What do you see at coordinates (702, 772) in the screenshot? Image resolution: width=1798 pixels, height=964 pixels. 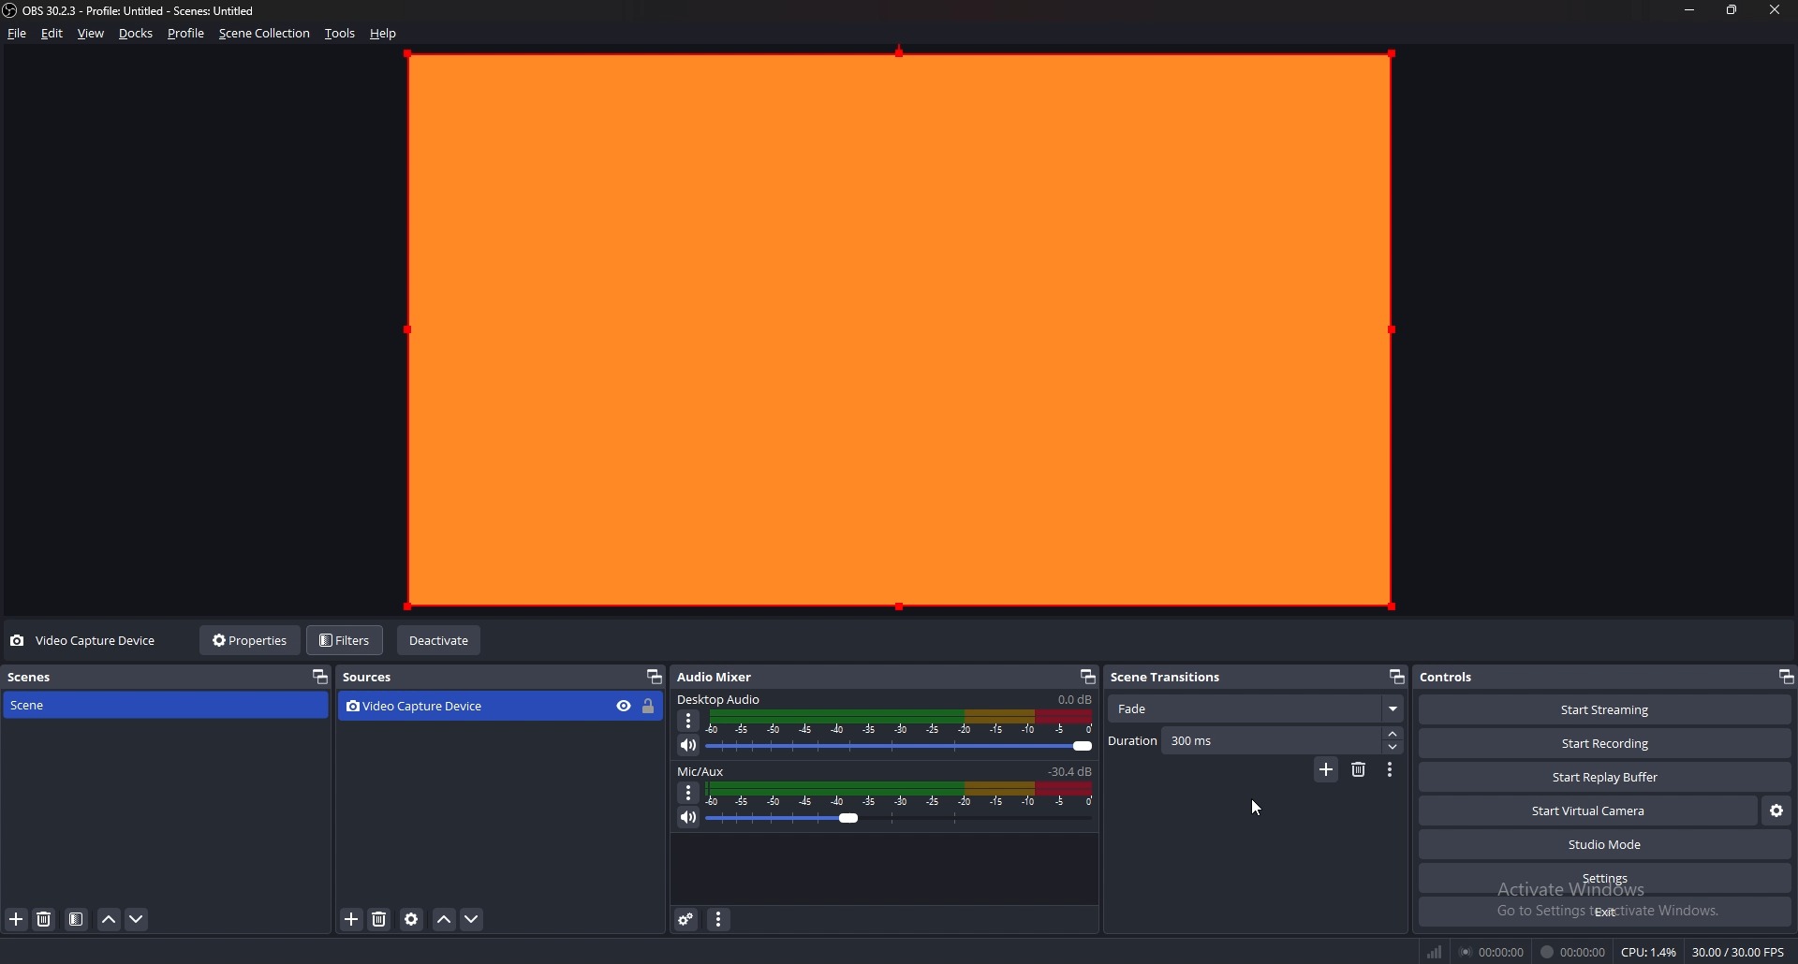 I see `mix/aux` at bounding box center [702, 772].